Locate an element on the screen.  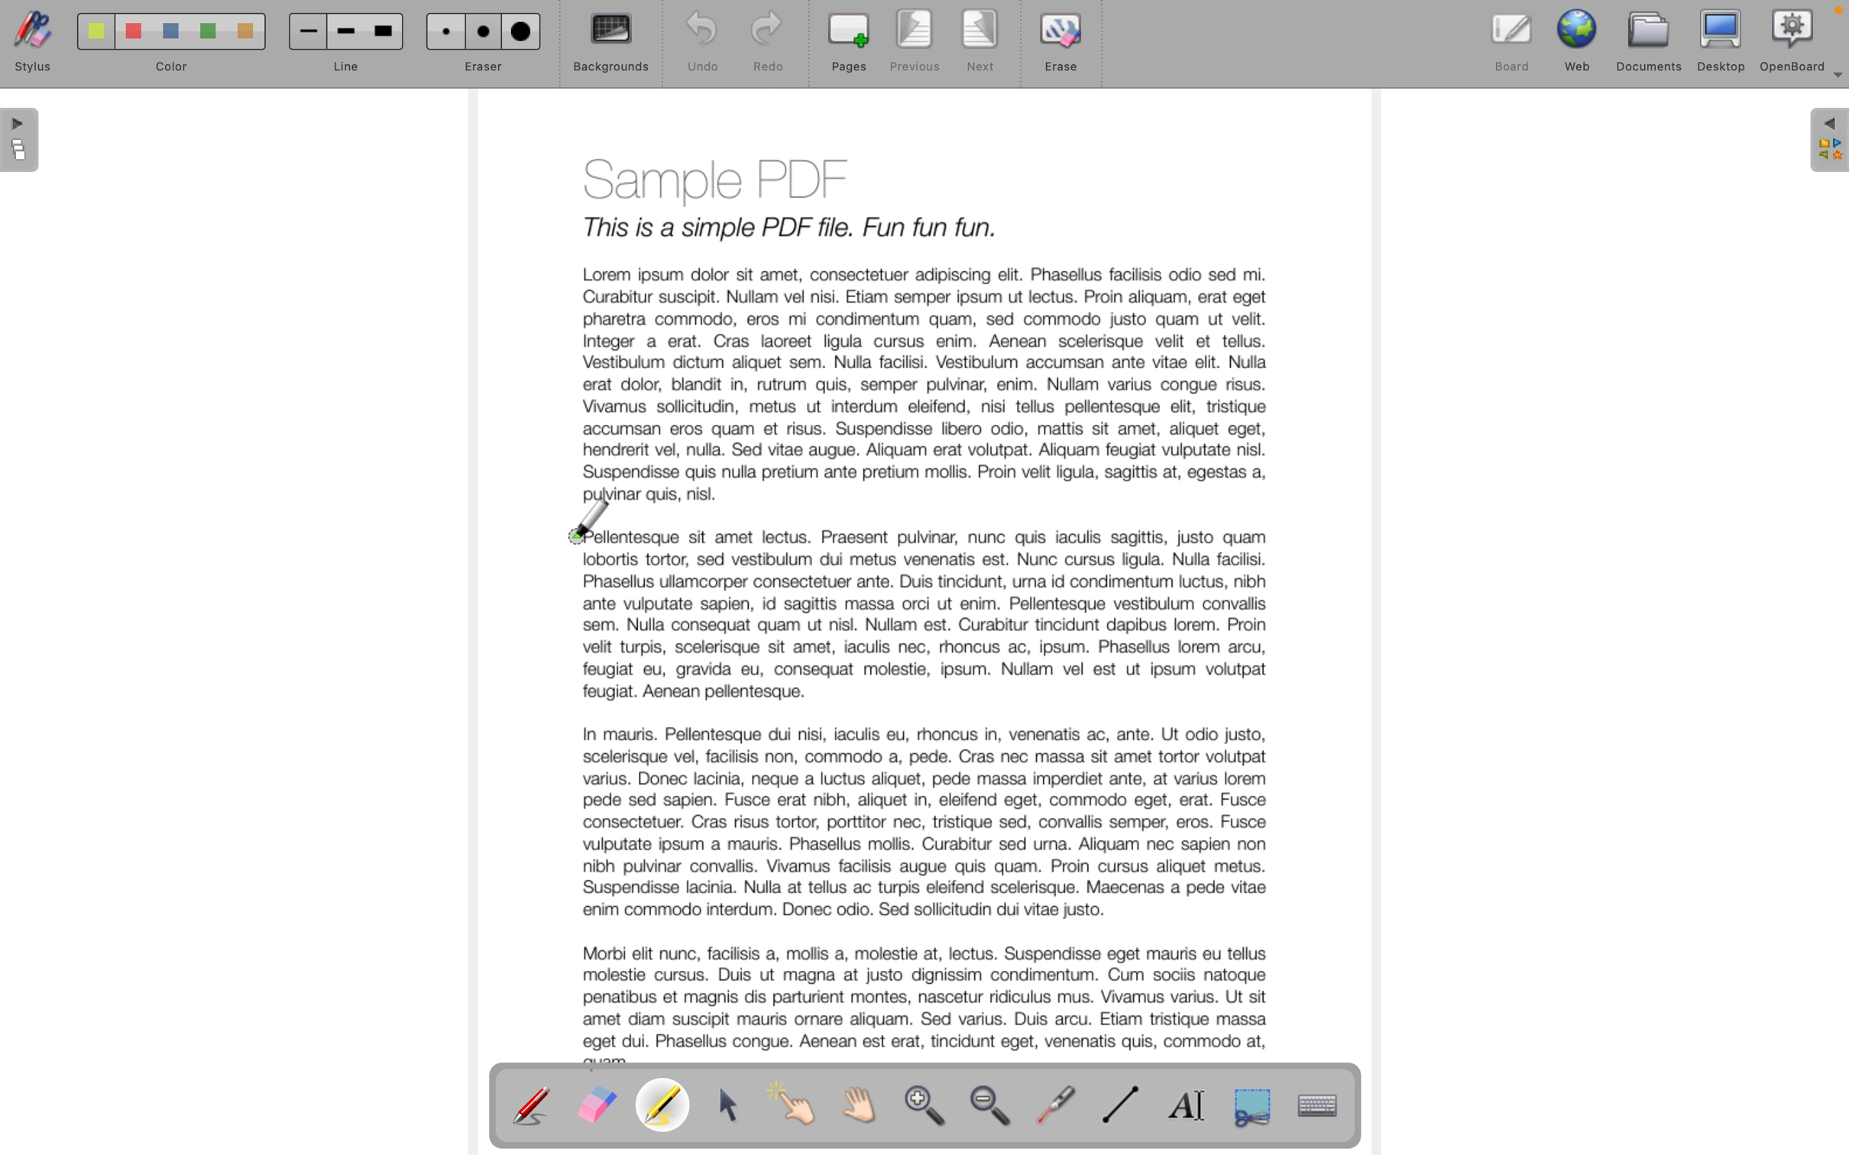
display virtual keyboard is located at coordinates (1332, 1105).